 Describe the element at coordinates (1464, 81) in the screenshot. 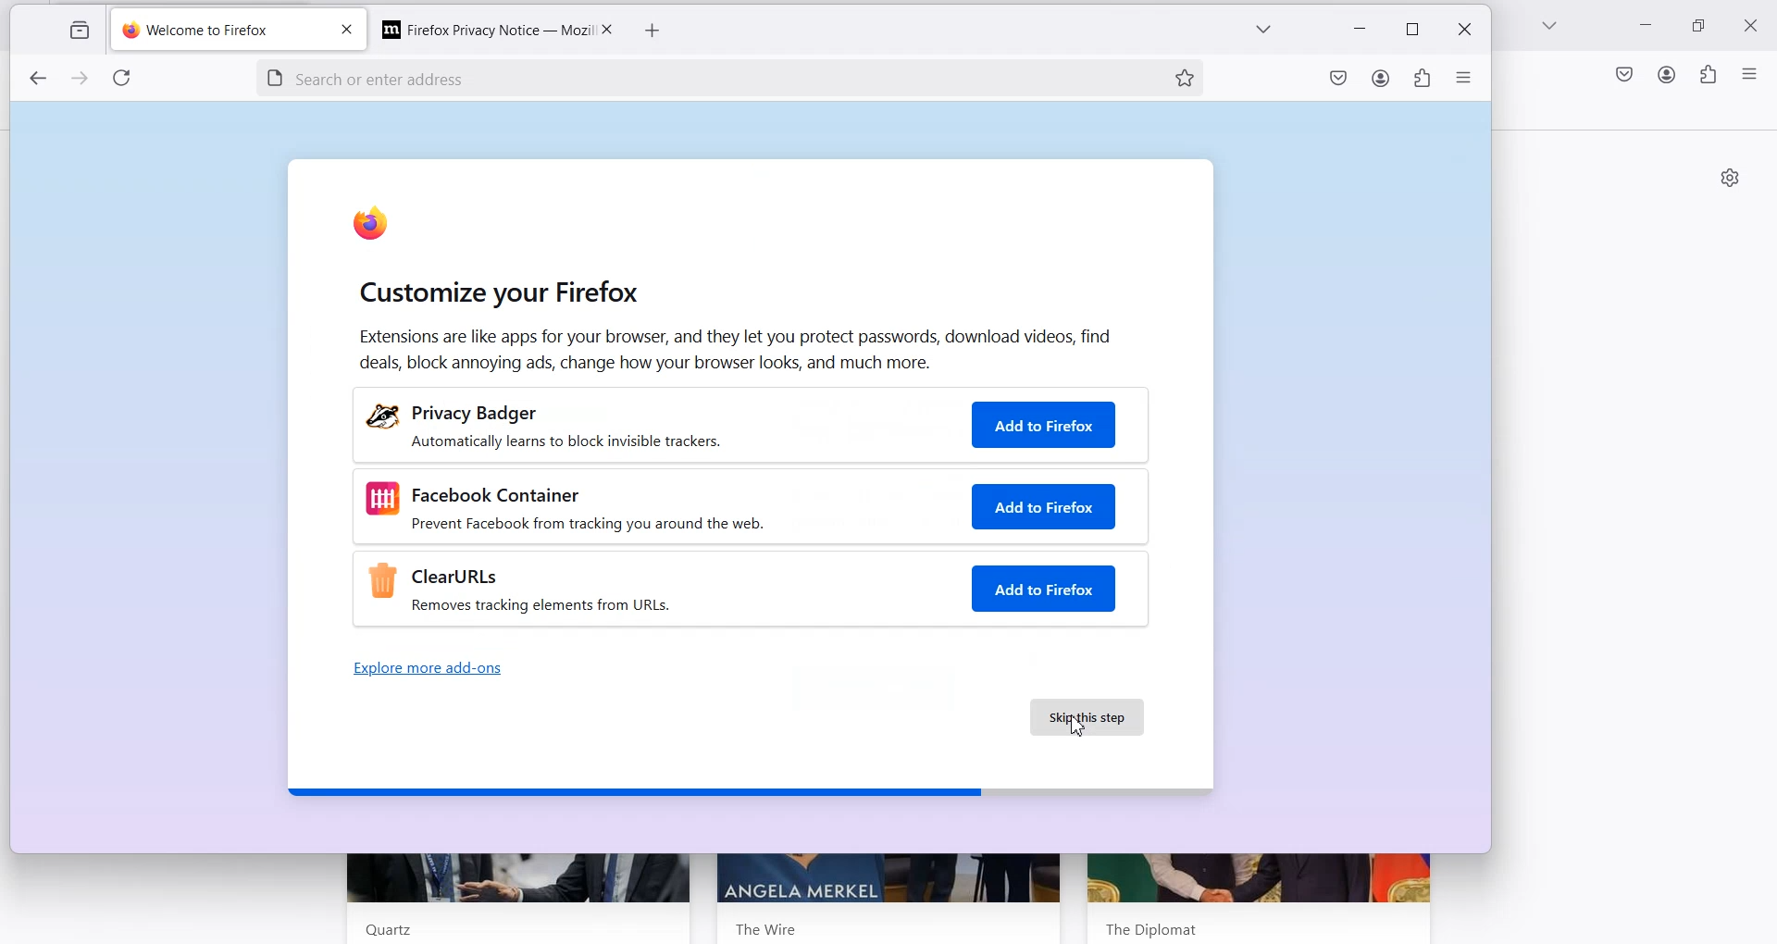

I see `open application menu` at that location.